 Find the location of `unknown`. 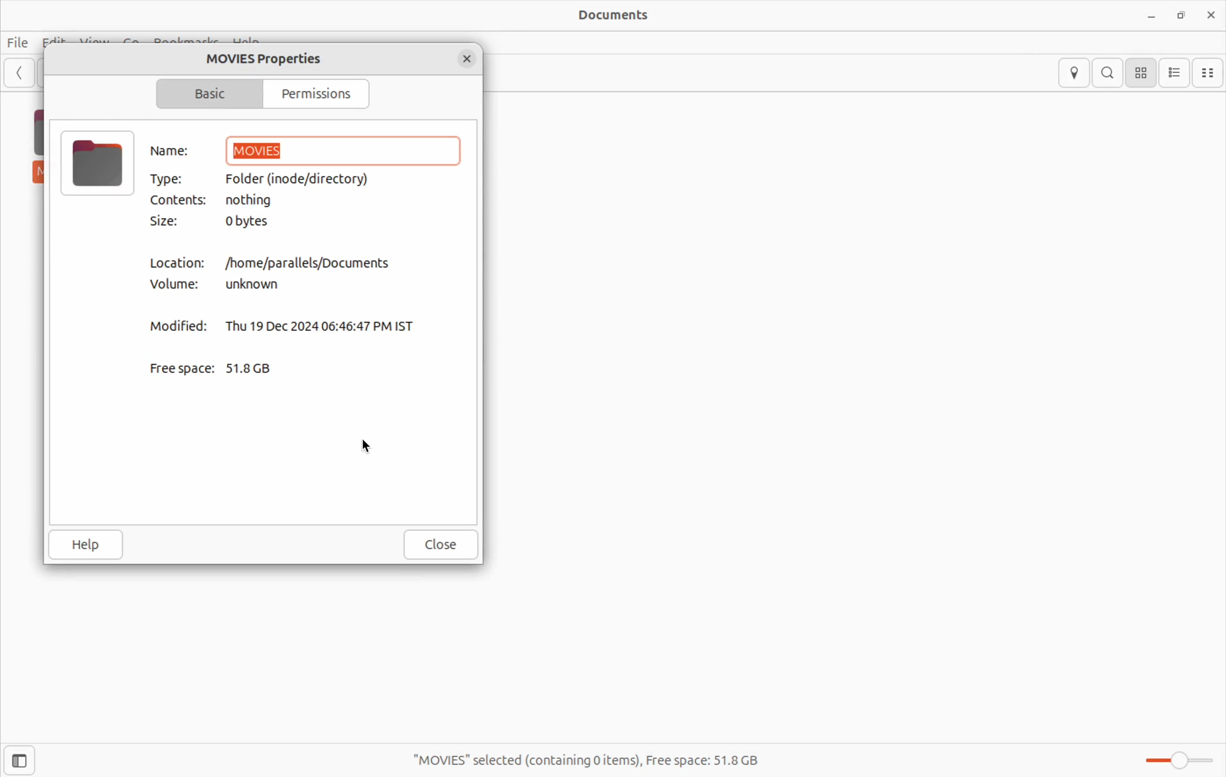

unknown is located at coordinates (258, 286).